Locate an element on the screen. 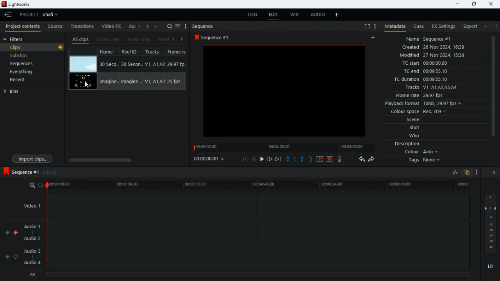  fullscreen is located at coordinates (366, 25).